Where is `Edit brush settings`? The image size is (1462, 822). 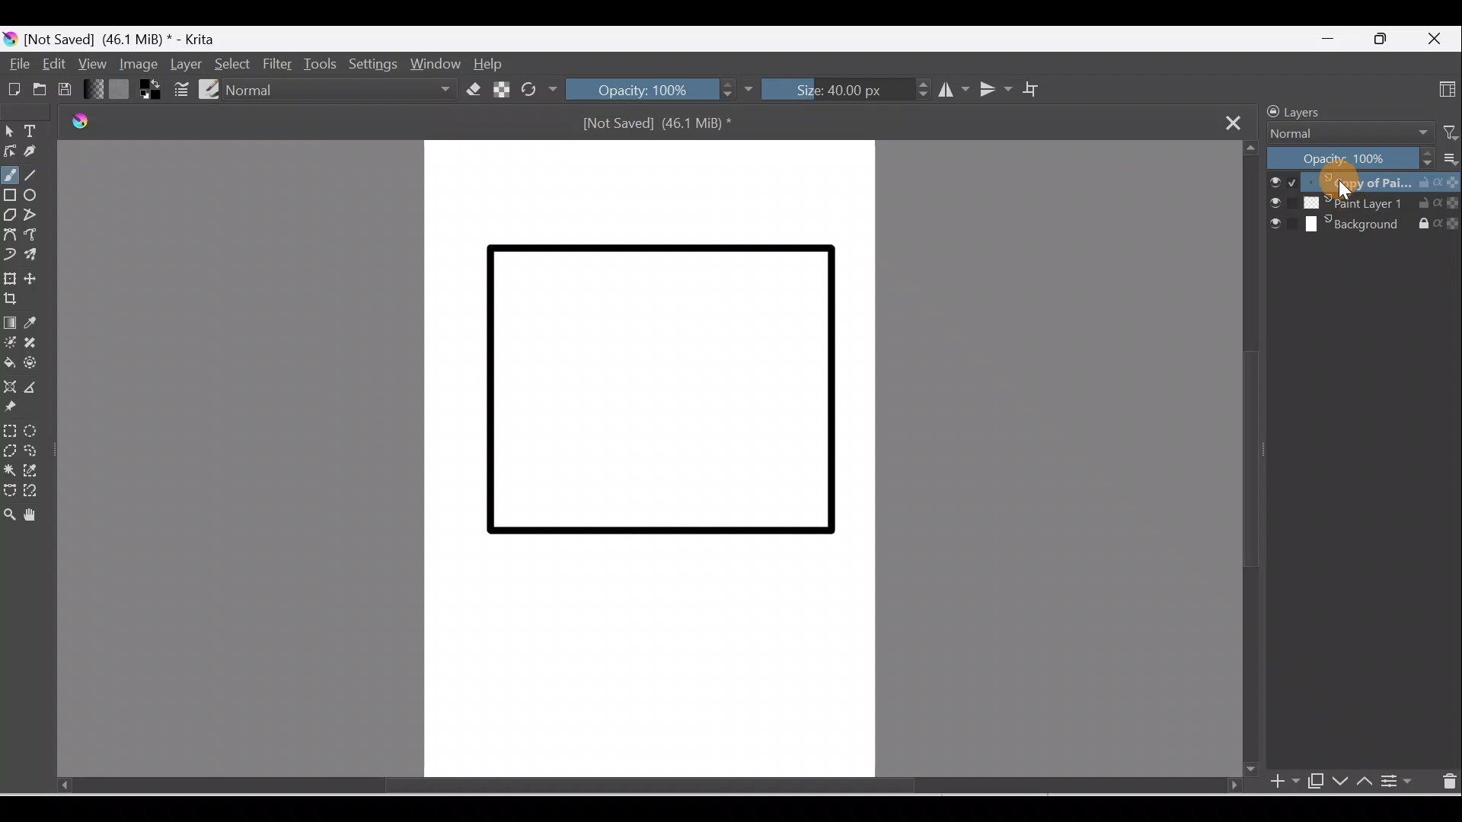 Edit brush settings is located at coordinates (179, 89).